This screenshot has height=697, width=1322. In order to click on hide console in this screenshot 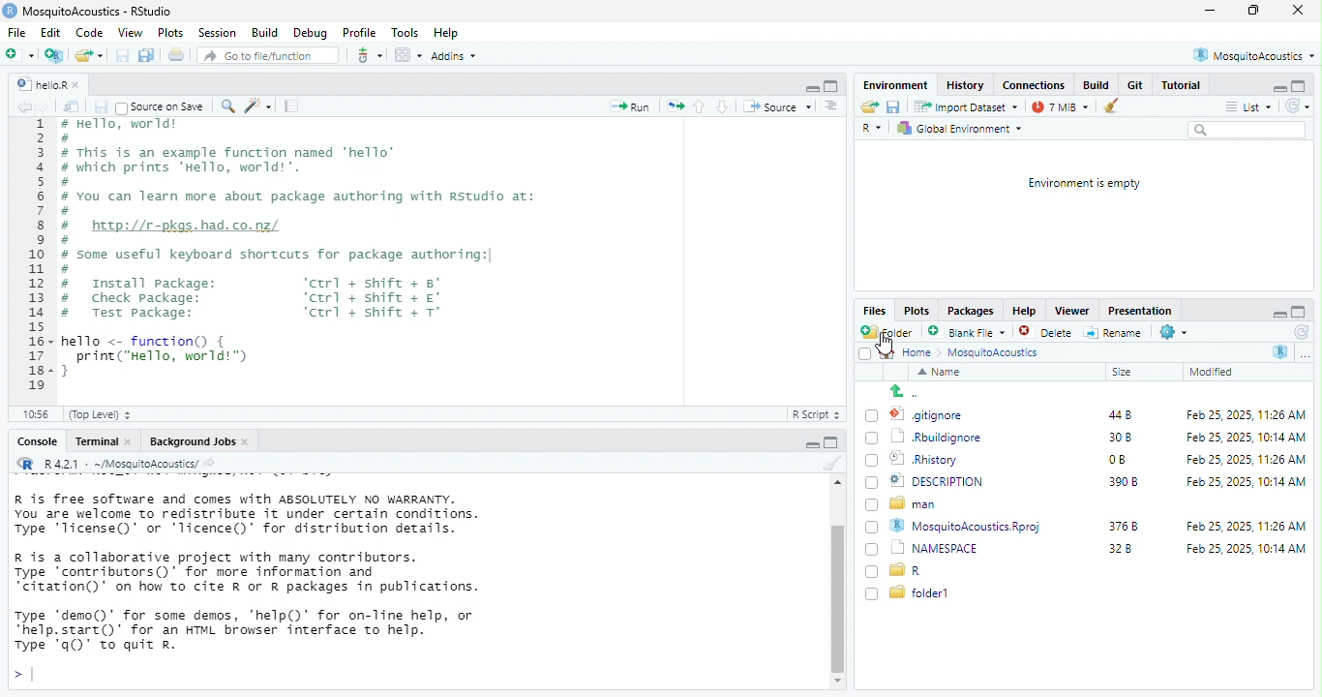, I will do `click(833, 85)`.